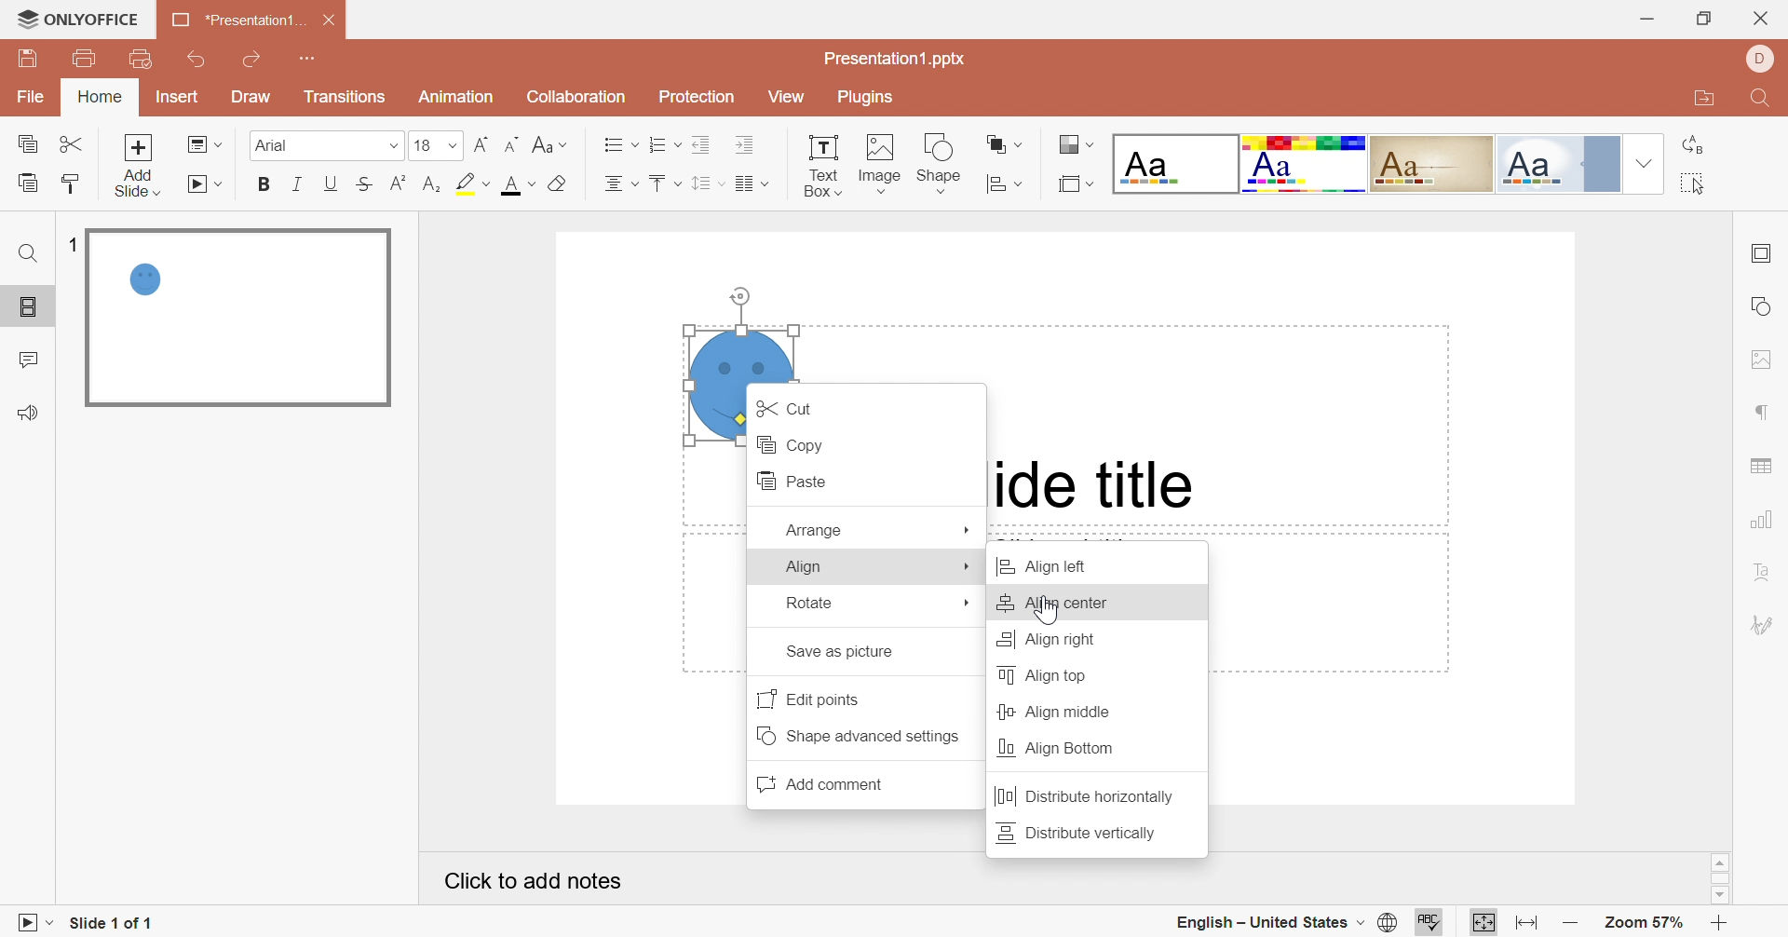 The image size is (1788, 937). I want to click on Arial, so click(303, 149).